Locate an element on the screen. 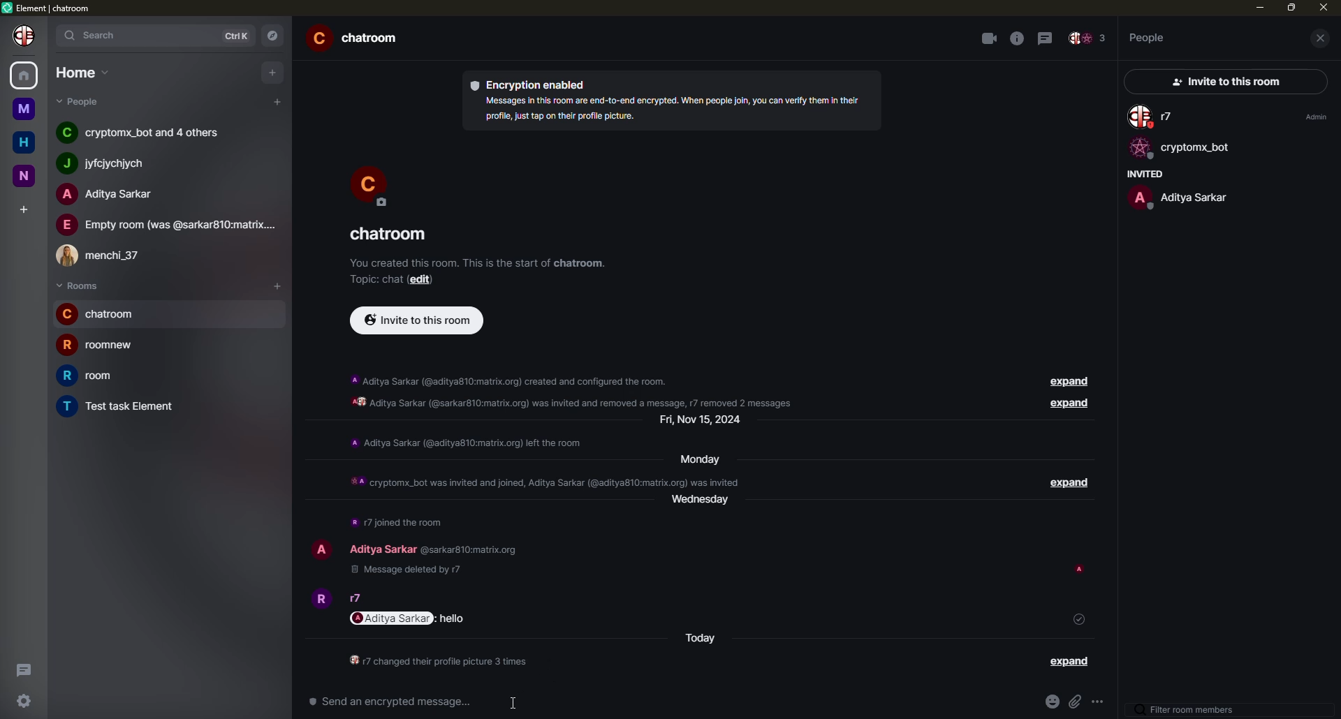 The height and width of the screenshot is (719, 1341). add is located at coordinates (277, 101).